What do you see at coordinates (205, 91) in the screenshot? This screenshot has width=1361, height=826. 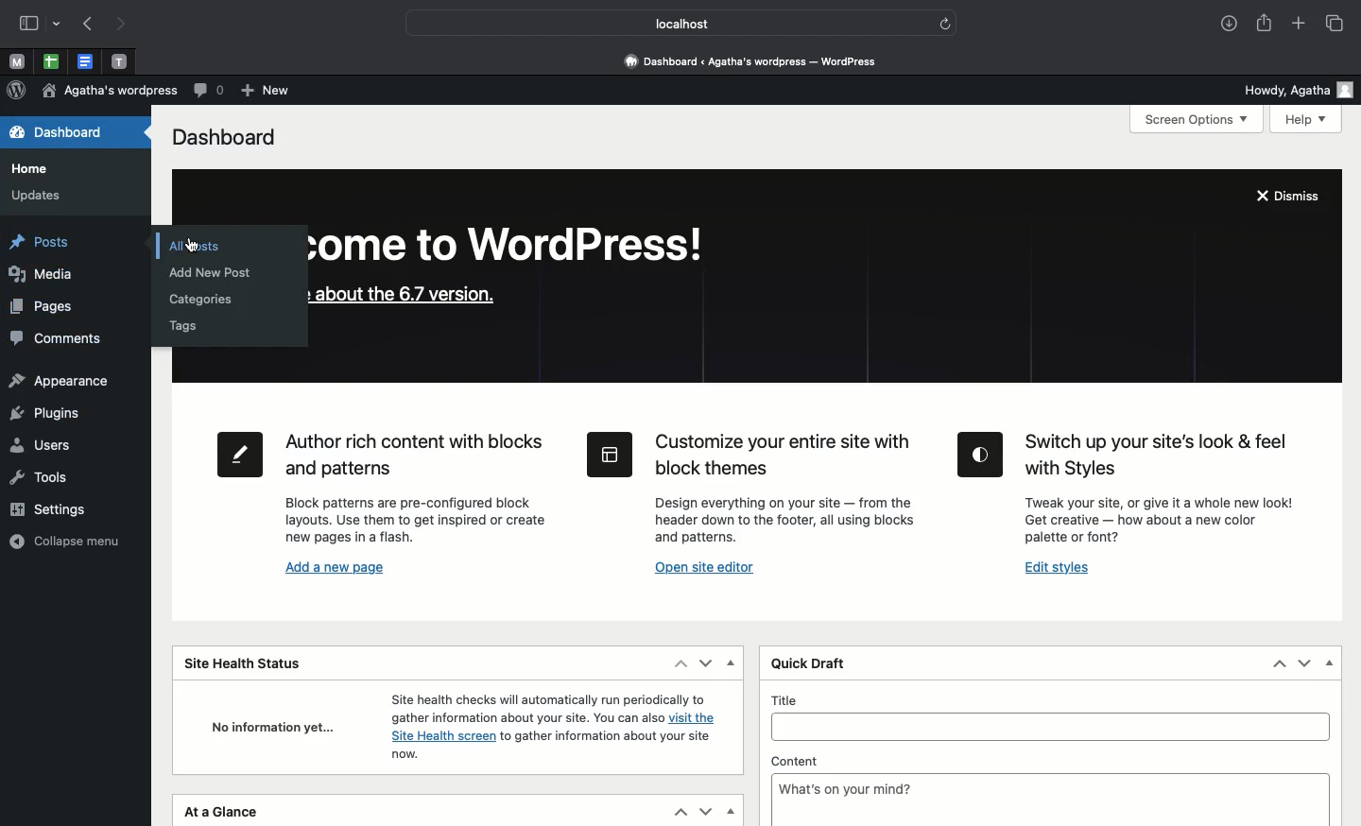 I see `Comment` at bounding box center [205, 91].